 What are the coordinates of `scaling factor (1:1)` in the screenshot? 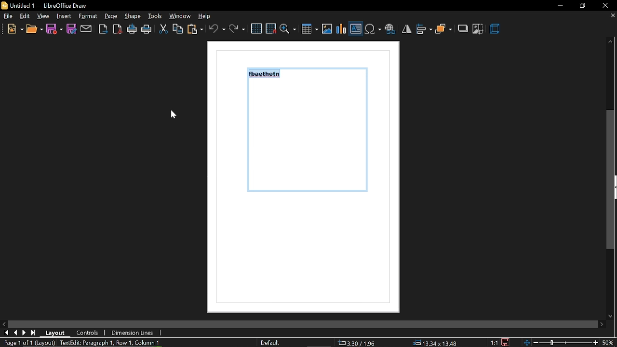 It's located at (494, 342).